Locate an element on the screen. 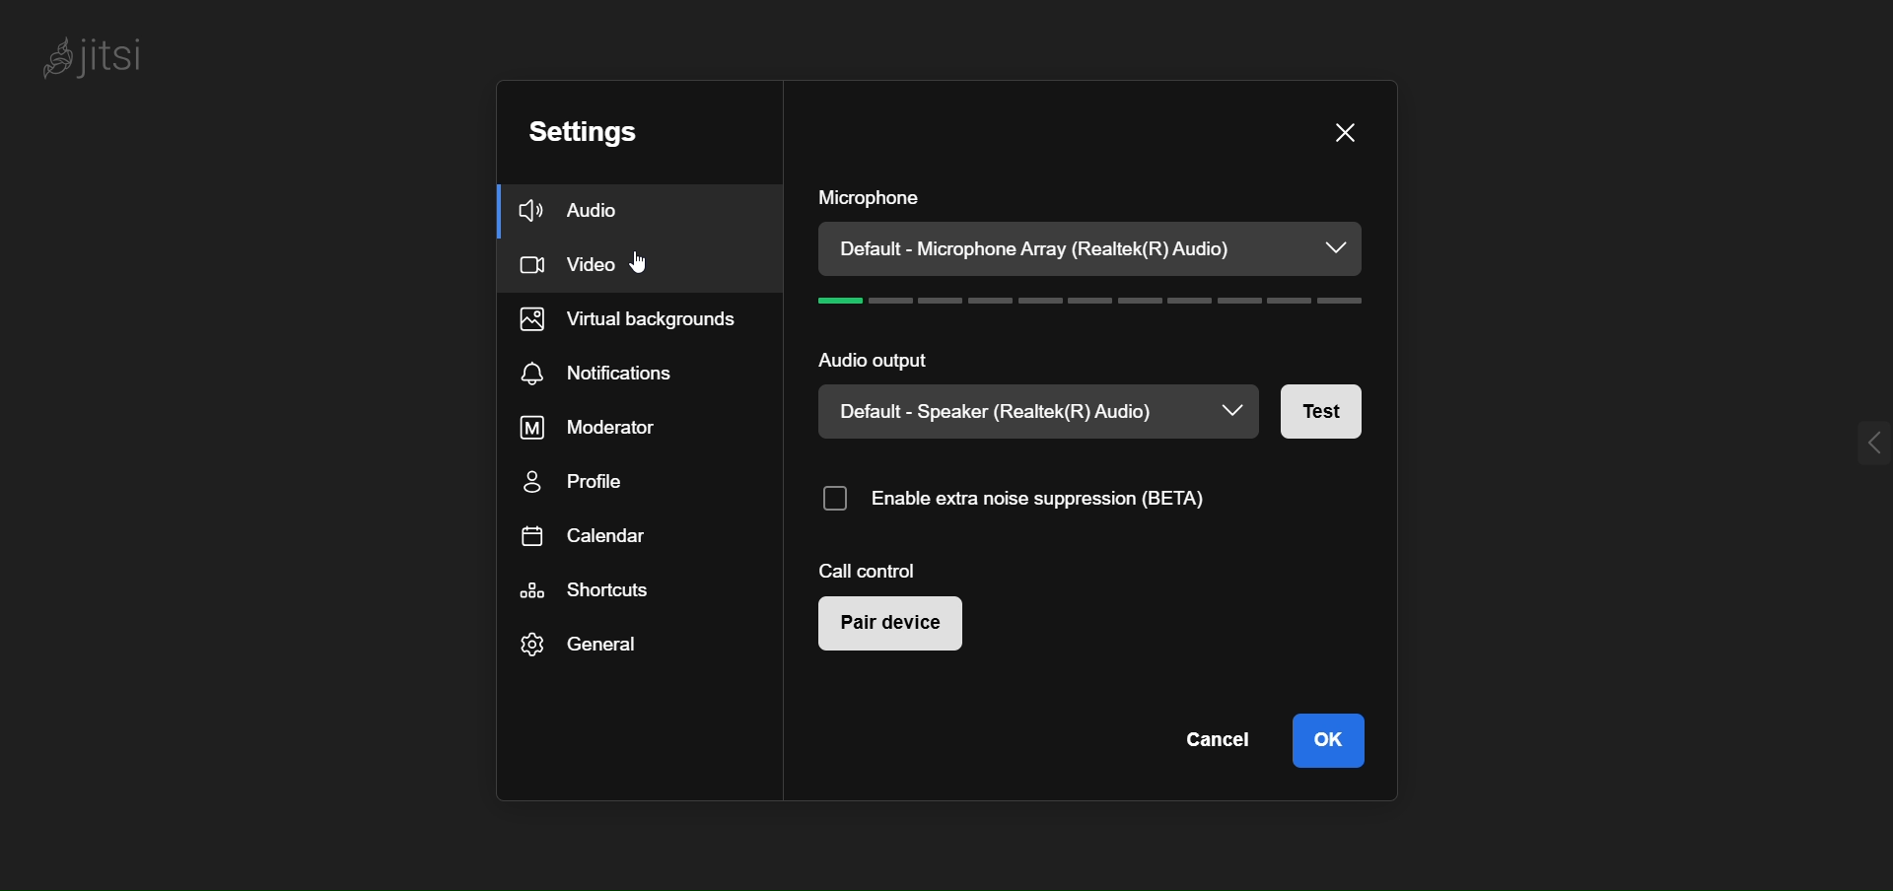 This screenshot has height=891, width=1893. moderator is located at coordinates (596, 428).